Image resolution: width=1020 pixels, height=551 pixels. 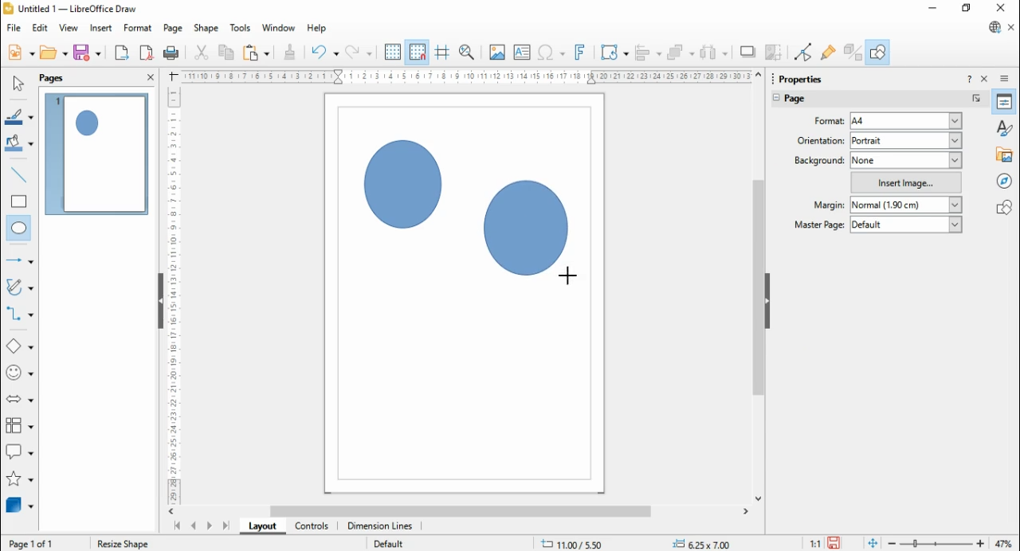 What do you see at coordinates (442, 53) in the screenshot?
I see `helplines while moving` at bounding box center [442, 53].